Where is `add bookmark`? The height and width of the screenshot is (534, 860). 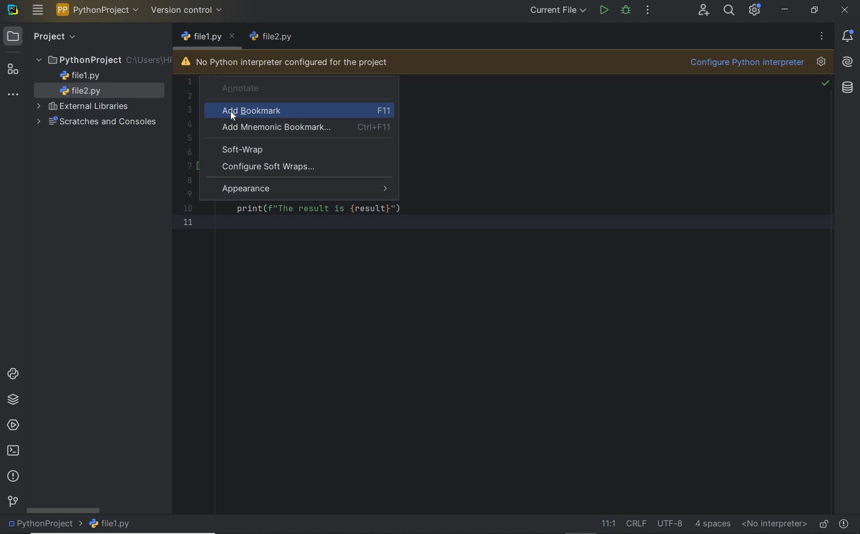 add bookmark is located at coordinates (304, 112).